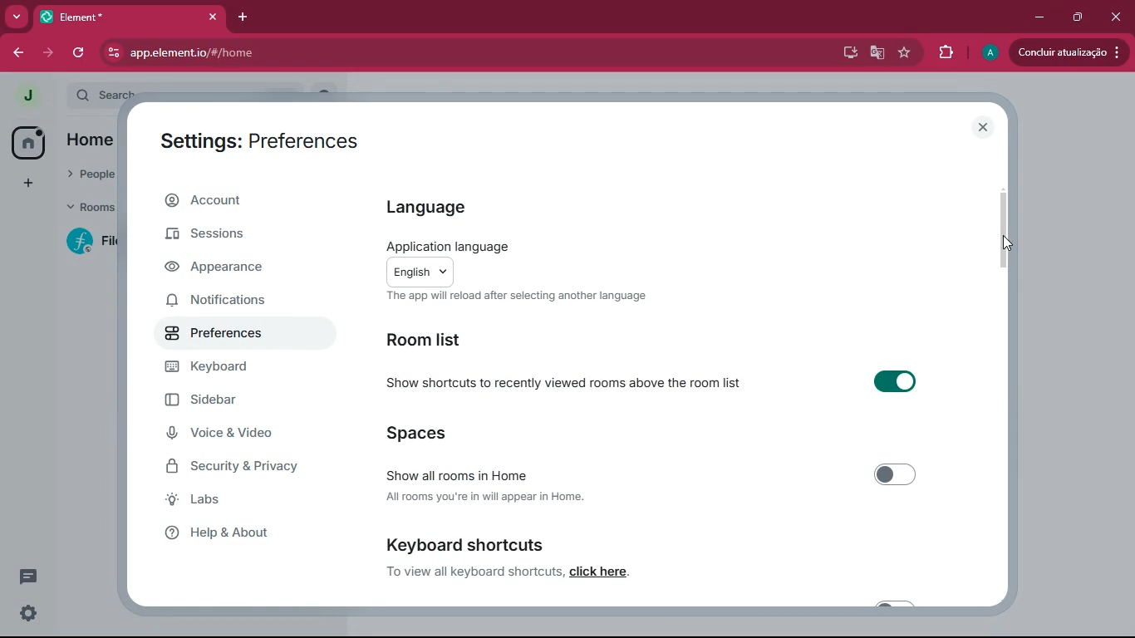 The image size is (1135, 638). What do you see at coordinates (228, 270) in the screenshot?
I see `appearance` at bounding box center [228, 270].